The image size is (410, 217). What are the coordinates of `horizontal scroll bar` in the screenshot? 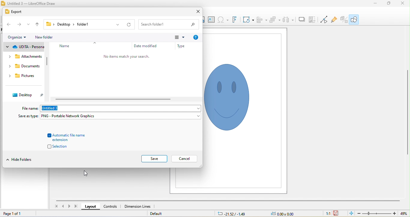 It's located at (116, 99).